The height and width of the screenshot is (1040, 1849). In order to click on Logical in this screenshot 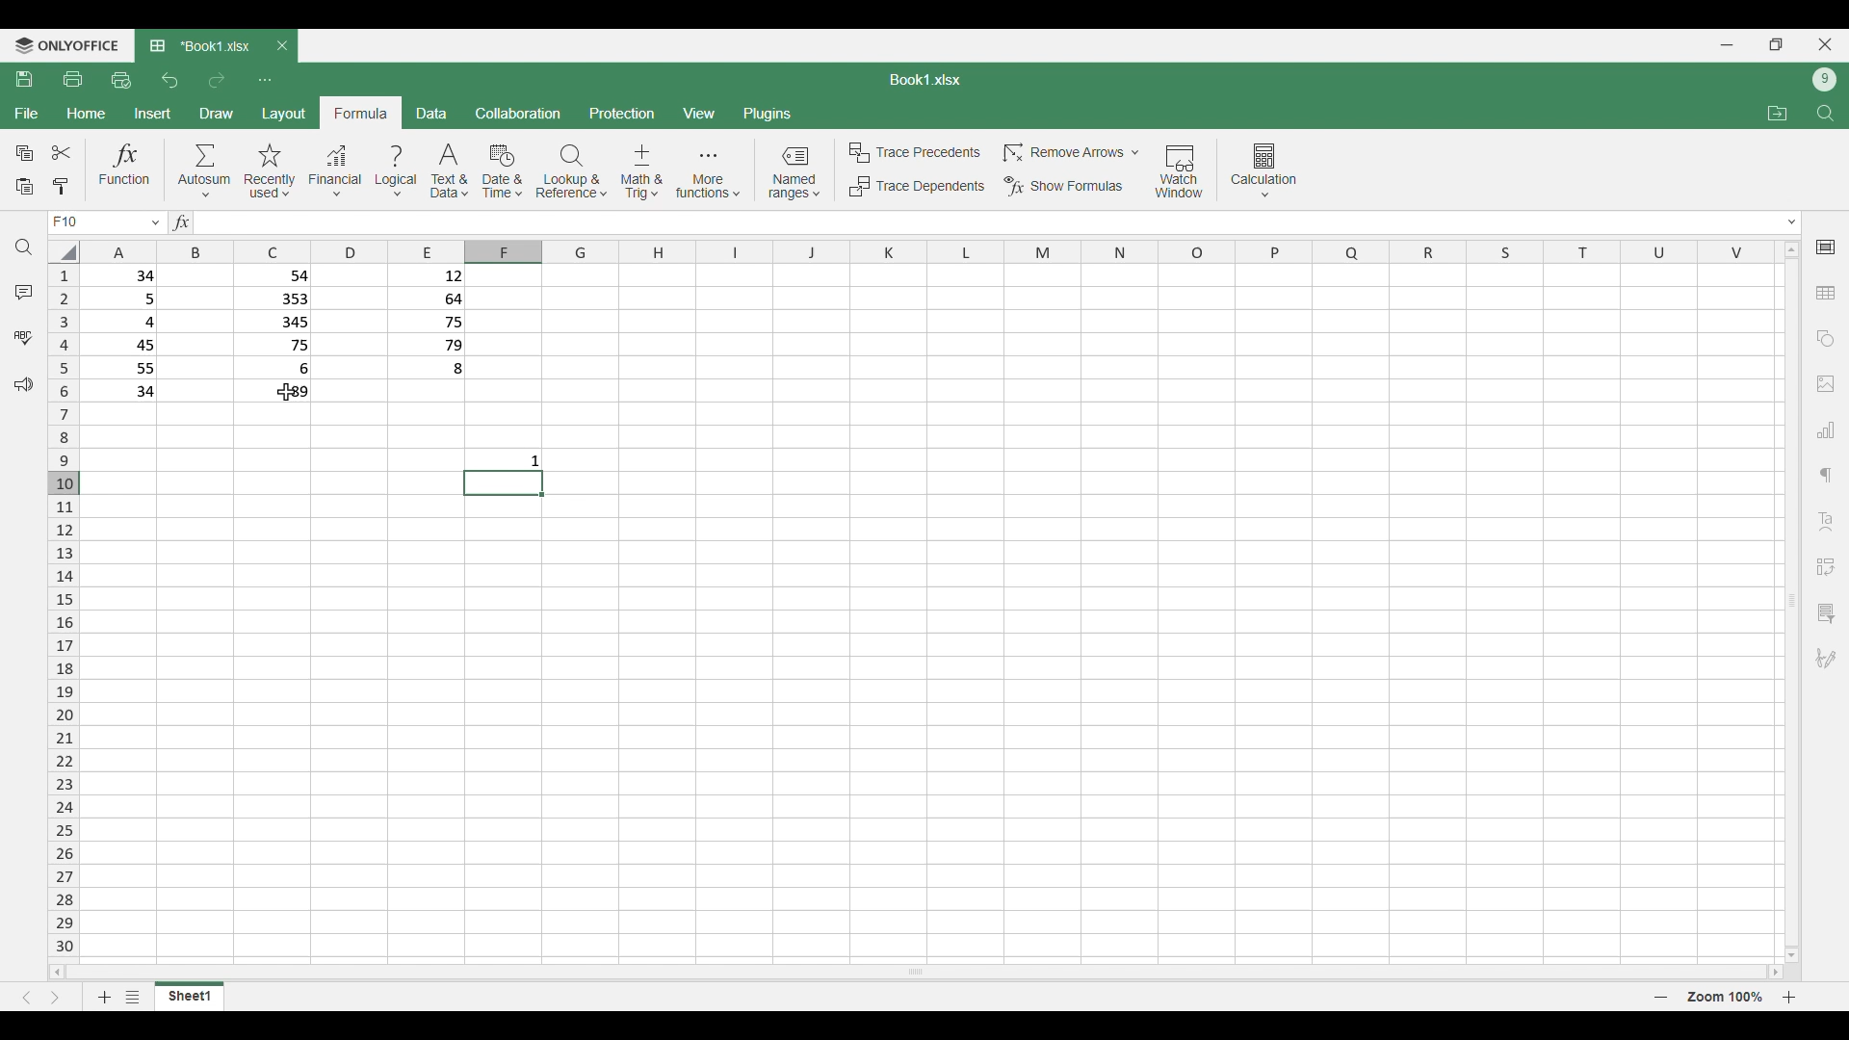, I will do `click(397, 171)`.